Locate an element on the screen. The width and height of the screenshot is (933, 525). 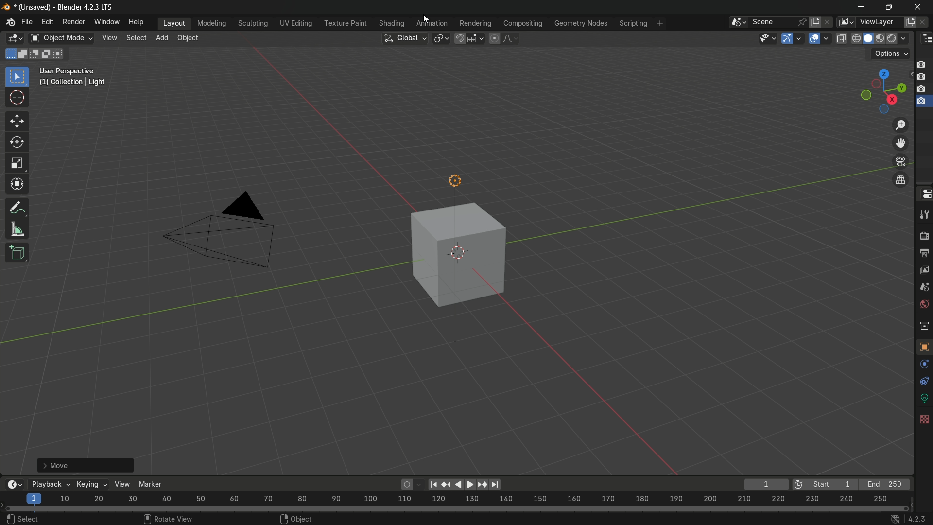
capture is located at coordinates (921, 90).